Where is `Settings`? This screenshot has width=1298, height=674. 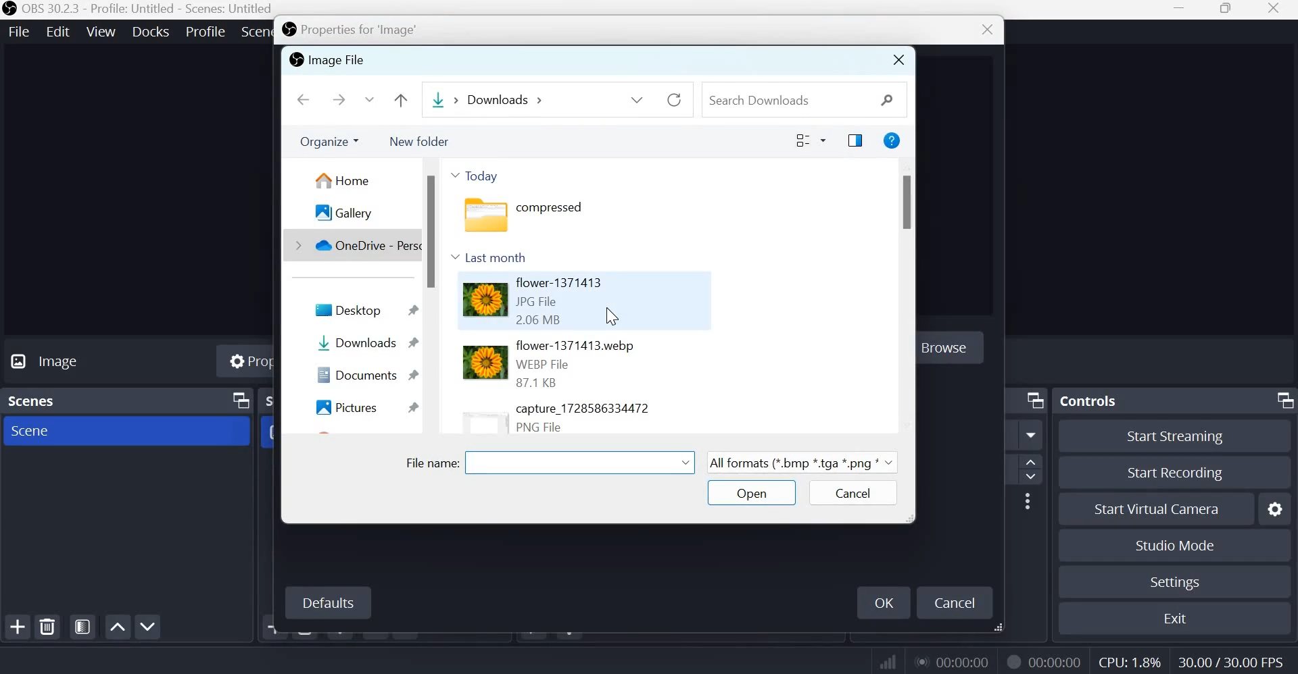 Settings is located at coordinates (1176, 582).